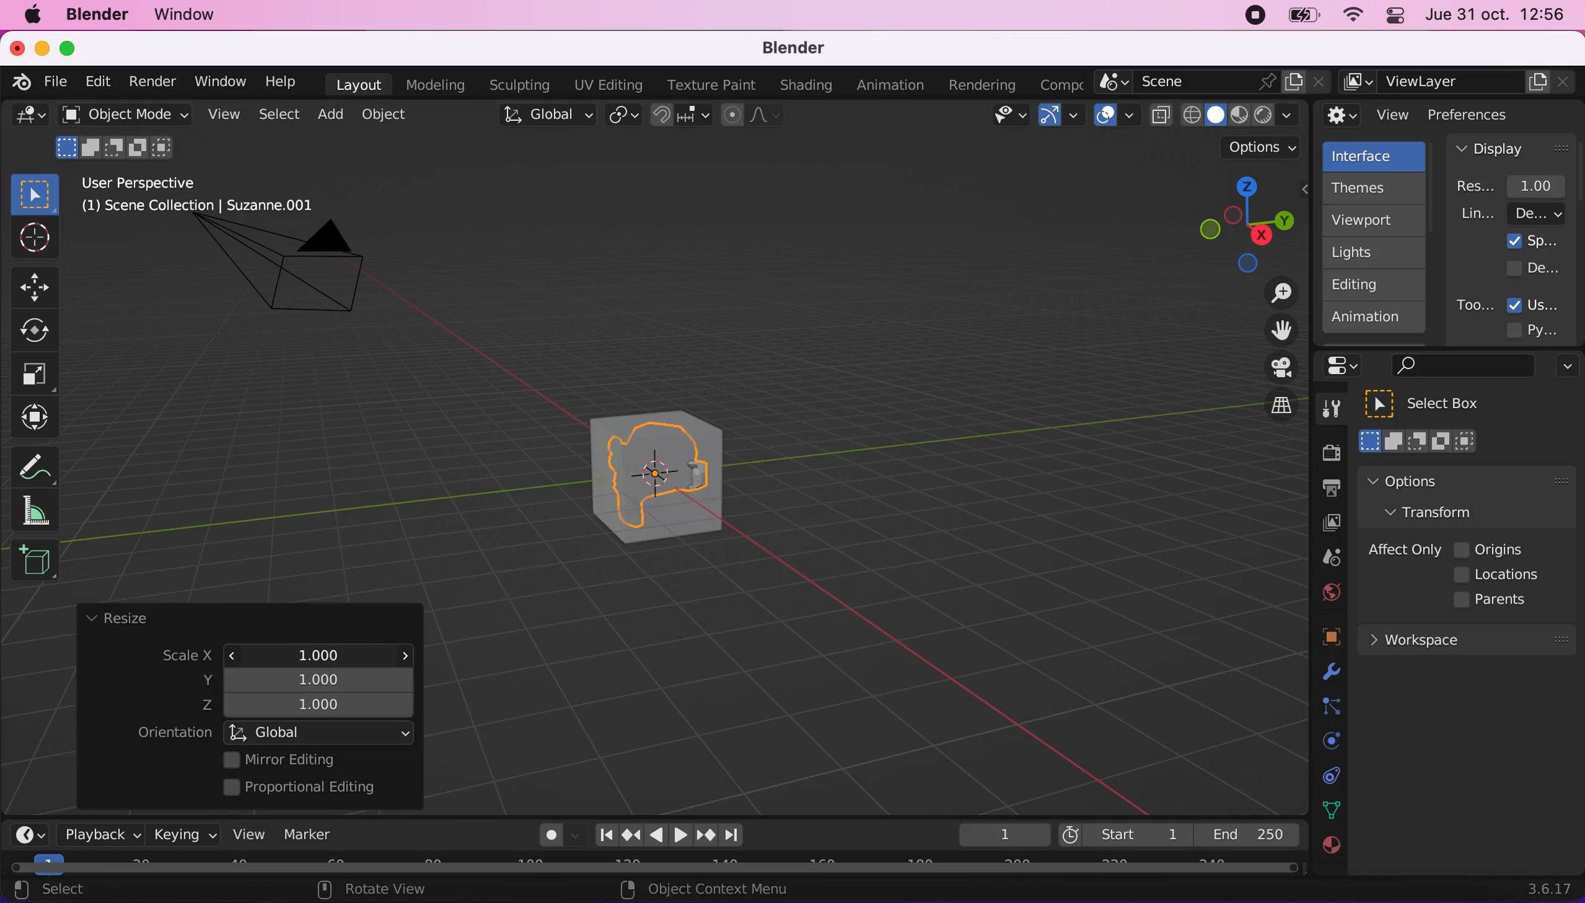 The height and width of the screenshot is (903, 1585). What do you see at coordinates (1323, 742) in the screenshot?
I see `physics prompts` at bounding box center [1323, 742].